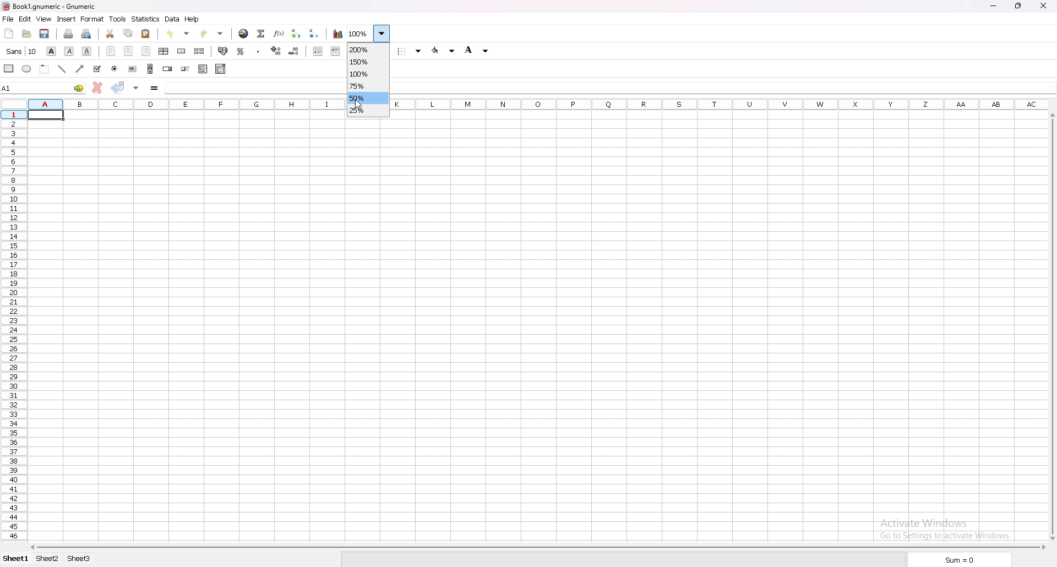  Describe the element at coordinates (25, 18) in the screenshot. I see `edit` at that location.